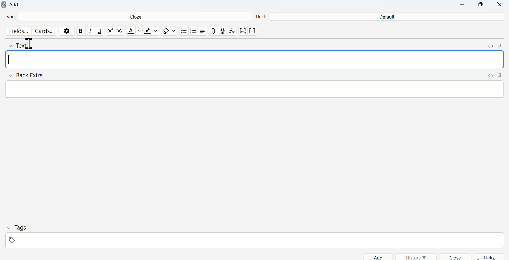  Describe the element at coordinates (30, 43) in the screenshot. I see `Cursor` at that location.